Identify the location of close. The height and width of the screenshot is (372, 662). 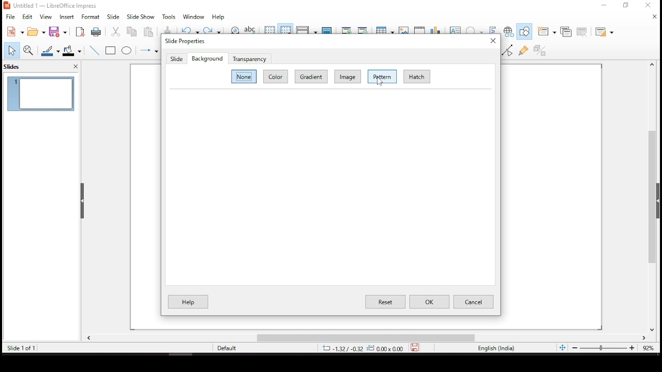
(653, 16).